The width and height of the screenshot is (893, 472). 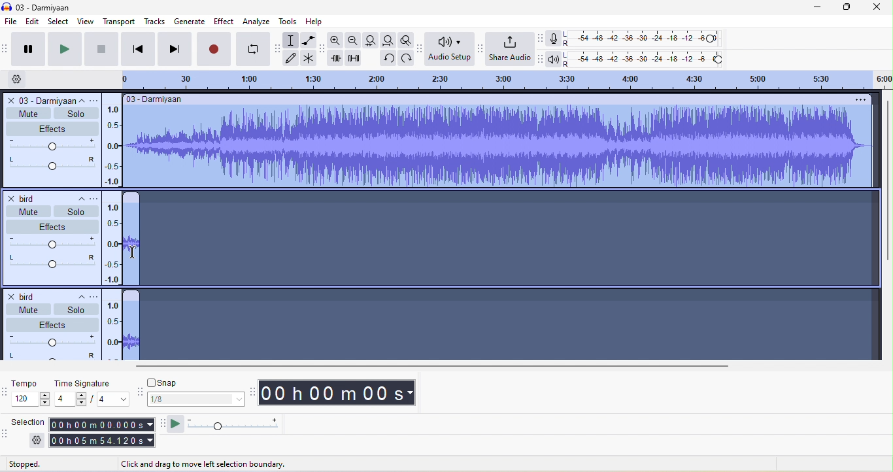 I want to click on audacity selection toolbar, so click(x=6, y=437).